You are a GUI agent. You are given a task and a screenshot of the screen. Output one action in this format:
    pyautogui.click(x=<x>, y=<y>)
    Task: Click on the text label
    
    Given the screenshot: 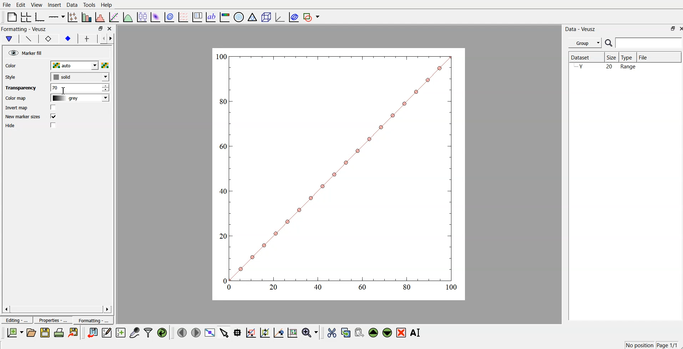 What is the action you would take?
    pyautogui.click(x=211, y=17)
    